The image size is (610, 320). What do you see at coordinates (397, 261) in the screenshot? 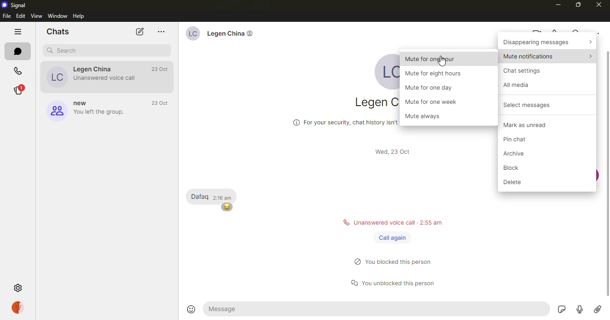
I see `status message` at bounding box center [397, 261].